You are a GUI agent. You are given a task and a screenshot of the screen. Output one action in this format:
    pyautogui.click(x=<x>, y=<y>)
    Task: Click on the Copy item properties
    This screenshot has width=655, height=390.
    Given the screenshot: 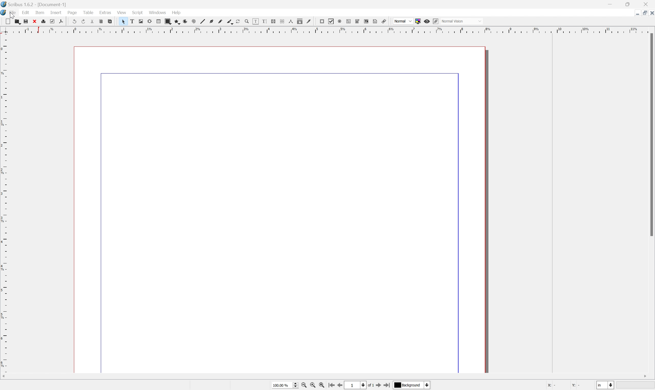 What is the action you would take?
    pyautogui.click(x=300, y=21)
    